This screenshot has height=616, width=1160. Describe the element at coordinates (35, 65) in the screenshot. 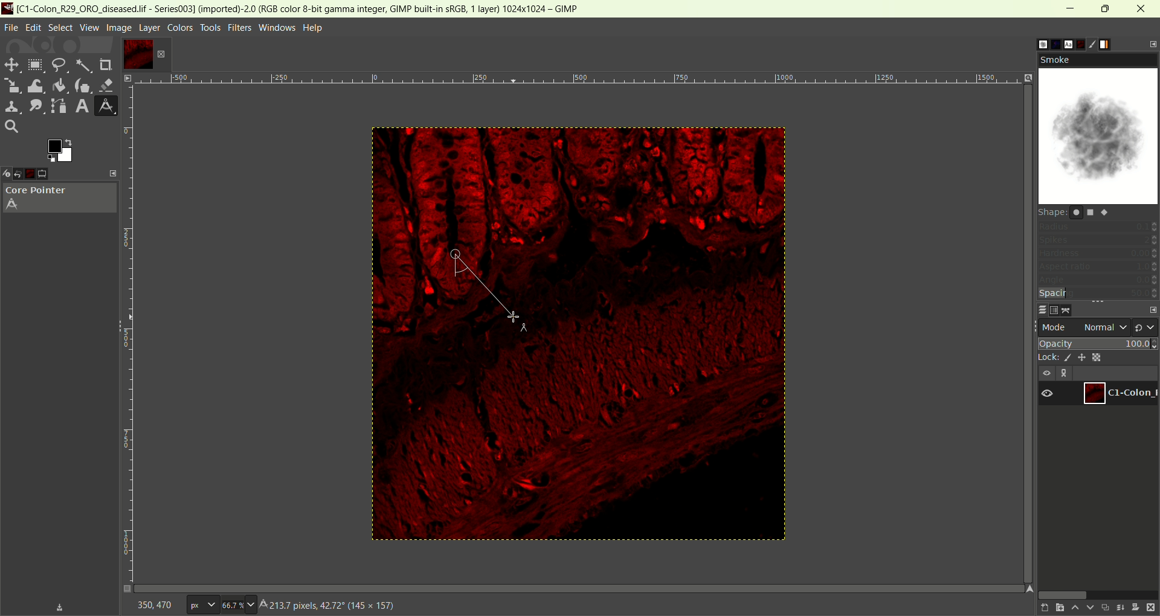

I see `rectangle select tool` at that location.